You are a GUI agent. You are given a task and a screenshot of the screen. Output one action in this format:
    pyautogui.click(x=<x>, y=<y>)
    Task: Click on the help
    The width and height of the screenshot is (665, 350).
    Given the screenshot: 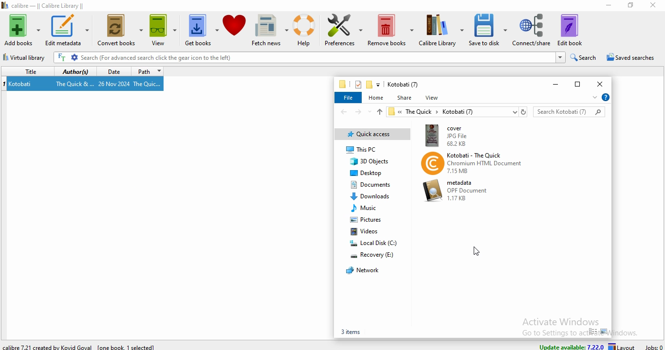 What is the action you would take?
    pyautogui.click(x=605, y=97)
    